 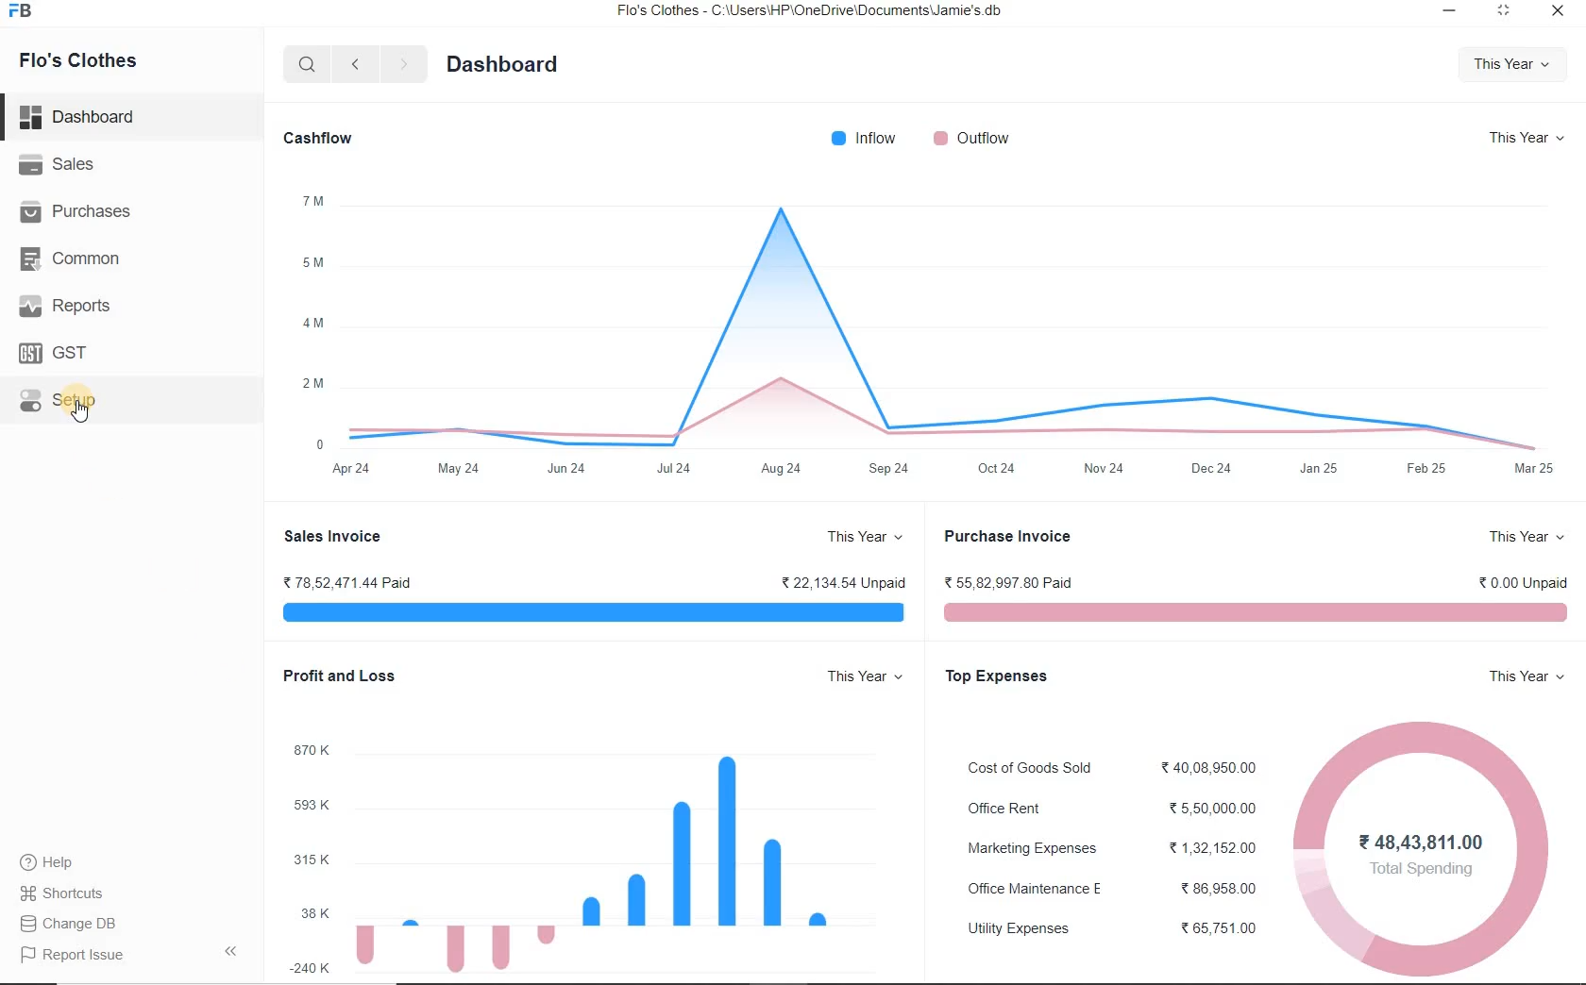 What do you see at coordinates (865, 536) in the screenshot?
I see `this year` at bounding box center [865, 536].